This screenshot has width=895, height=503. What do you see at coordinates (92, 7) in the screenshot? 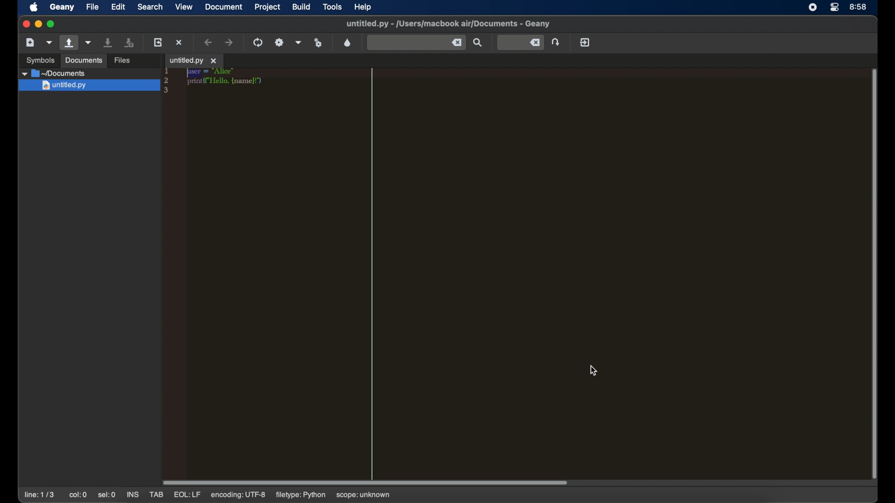
I see `file` at bounding box center [92, 7].